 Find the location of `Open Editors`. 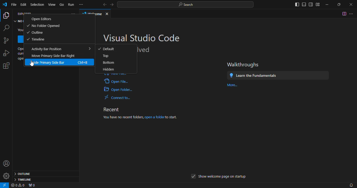

Open Editors is located at coordinates (42, 19).